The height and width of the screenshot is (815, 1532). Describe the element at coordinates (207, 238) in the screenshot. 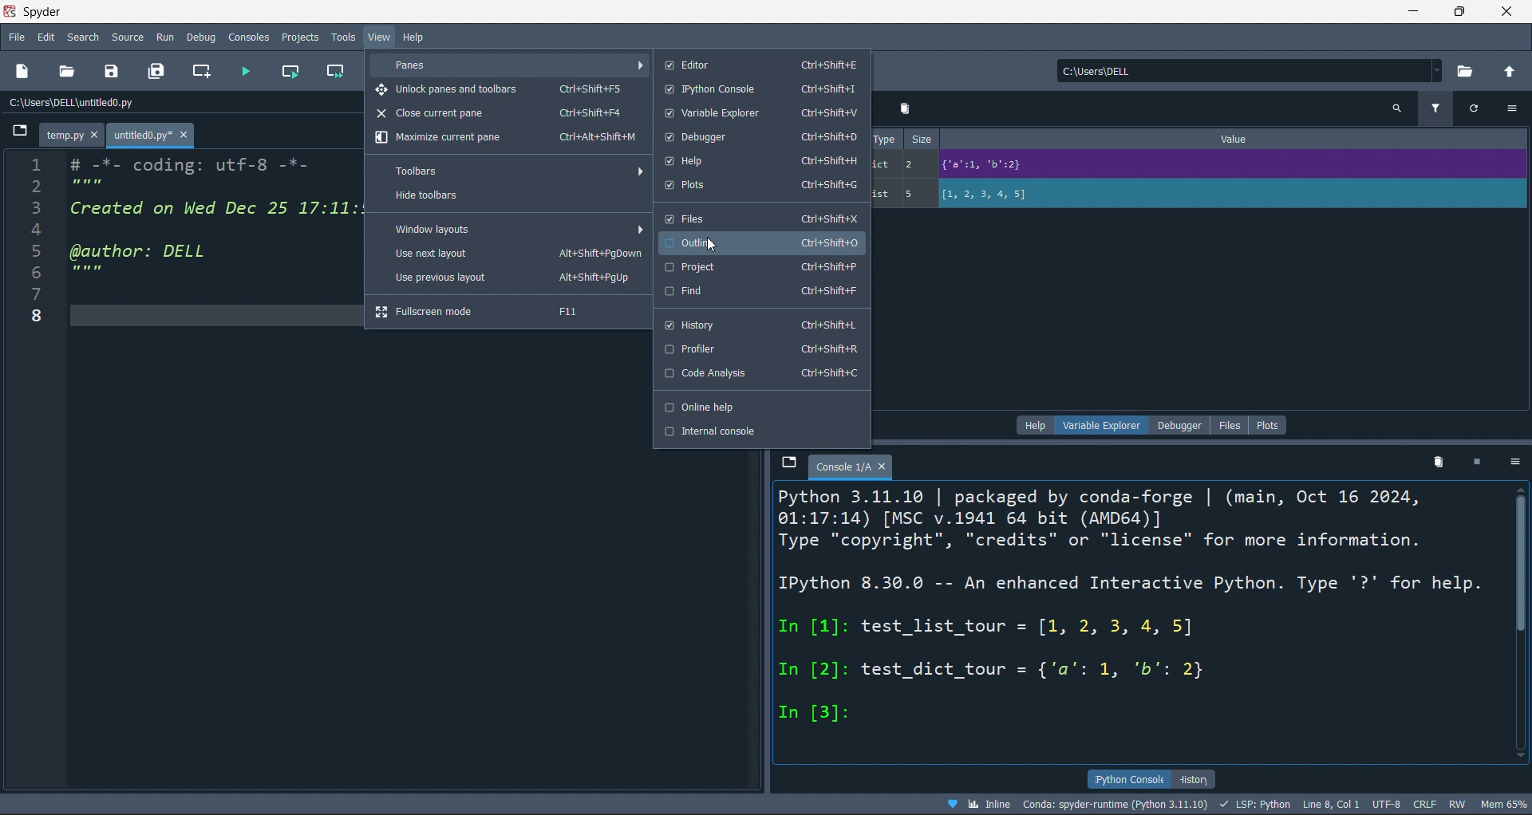

I see `# -*- coding: utf-8 -*-
Created on Wed Dec 25 17:11:50 2024
@author: DELL` at that location.